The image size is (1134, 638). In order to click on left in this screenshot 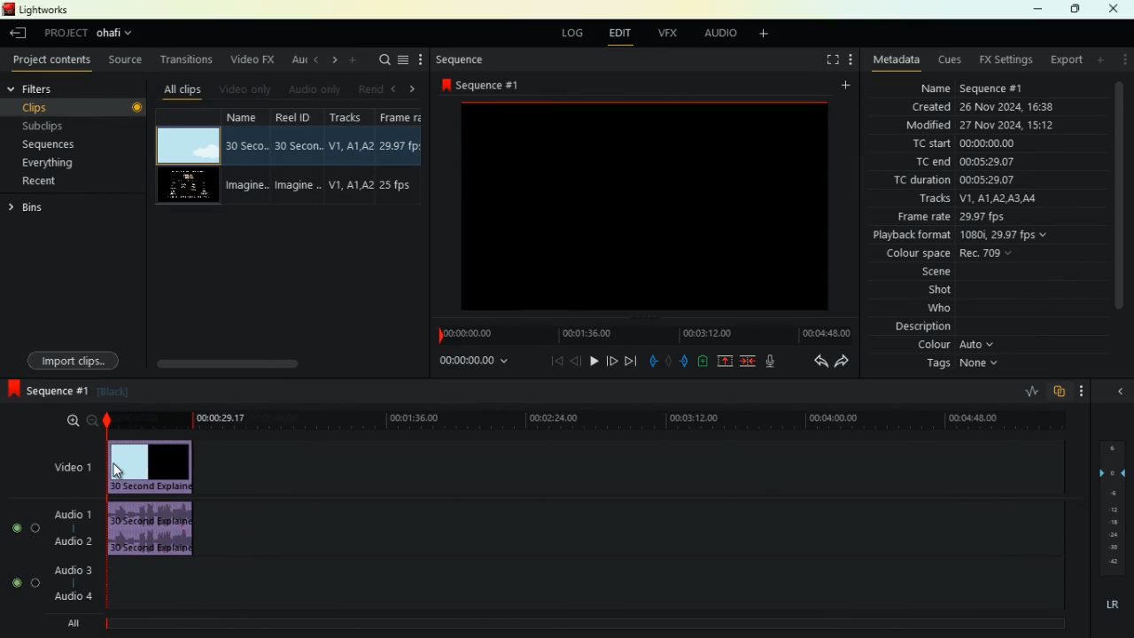, I will do `click(394, 89)`.